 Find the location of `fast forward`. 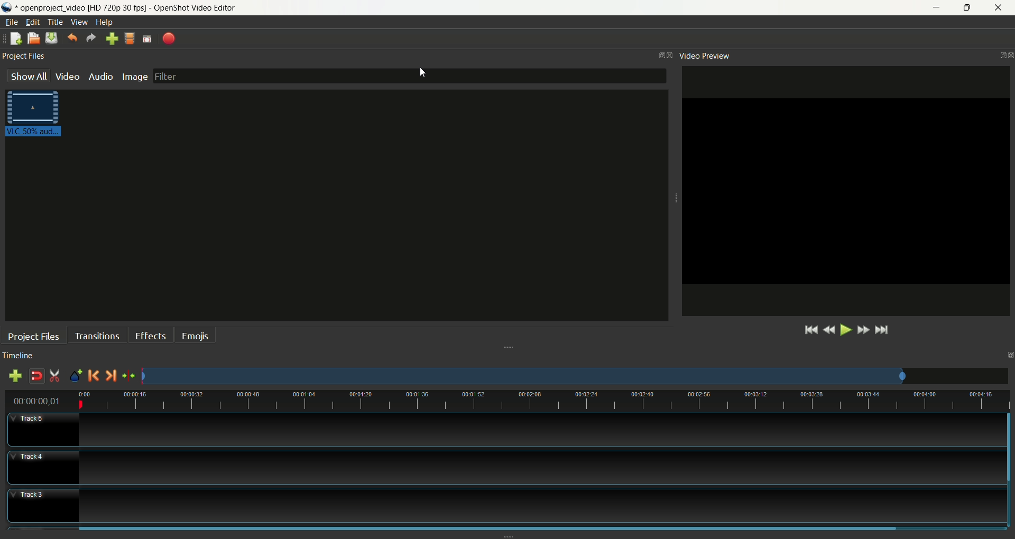

fast forward is located at coordinates (865, 331).